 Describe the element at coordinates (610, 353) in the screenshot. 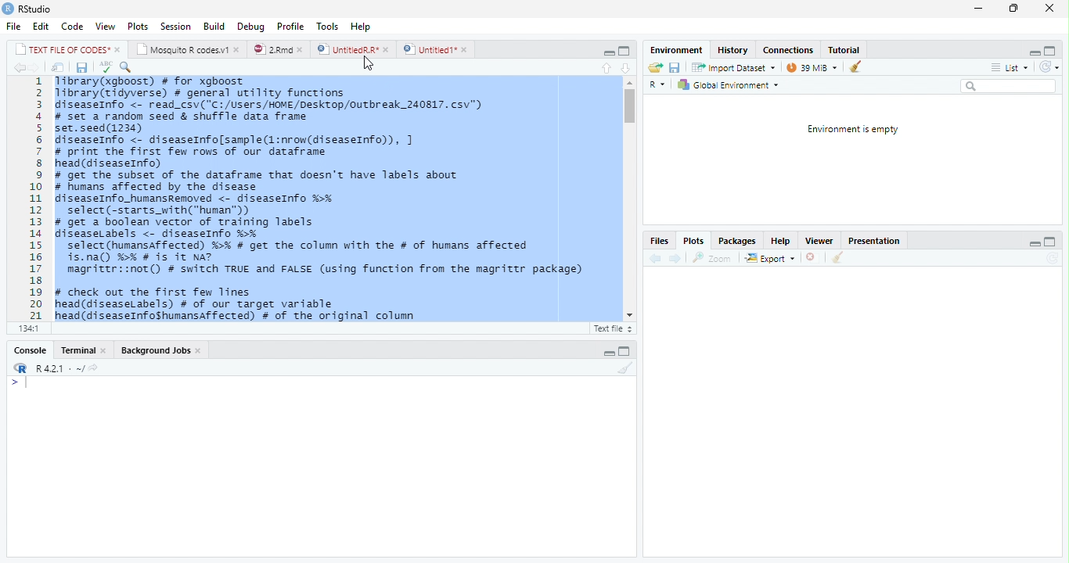

I see `Minimize` at that location.